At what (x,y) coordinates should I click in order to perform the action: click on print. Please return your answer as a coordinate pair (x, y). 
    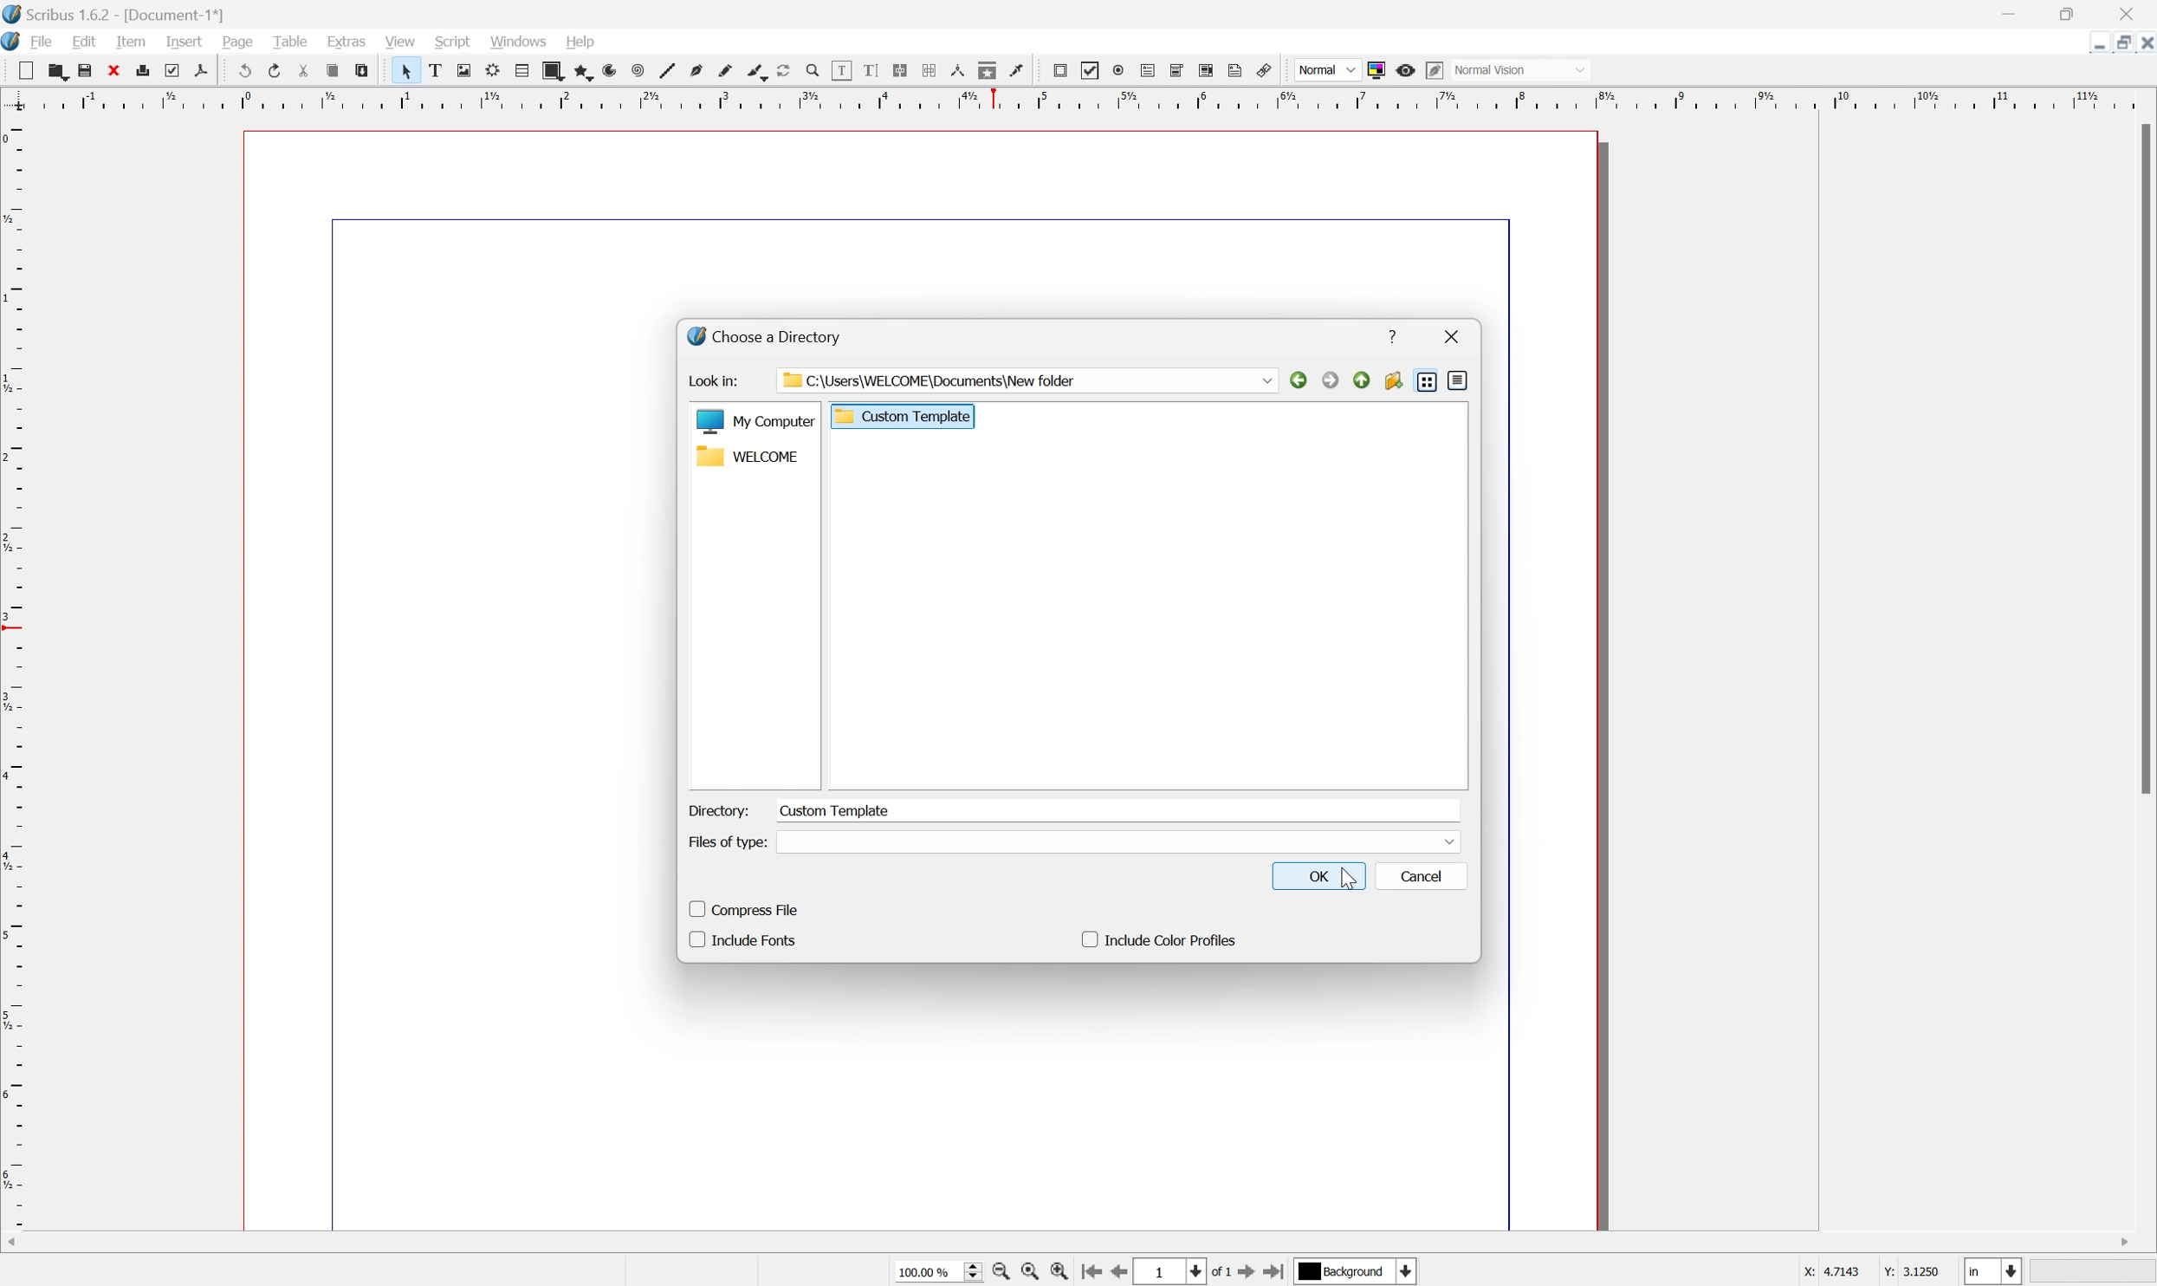
    Looking at the image, I should click on (142, 72).